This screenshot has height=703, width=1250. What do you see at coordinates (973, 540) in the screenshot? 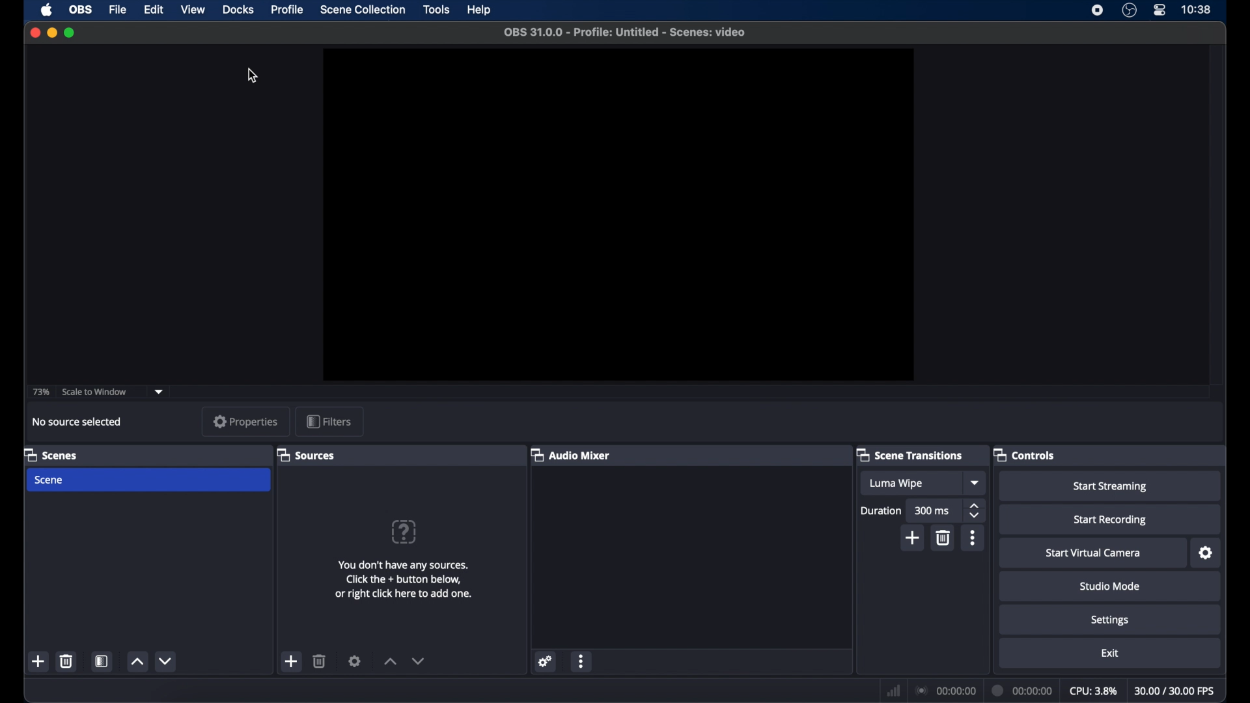
I see `more options` at bounding box center [973, 540].